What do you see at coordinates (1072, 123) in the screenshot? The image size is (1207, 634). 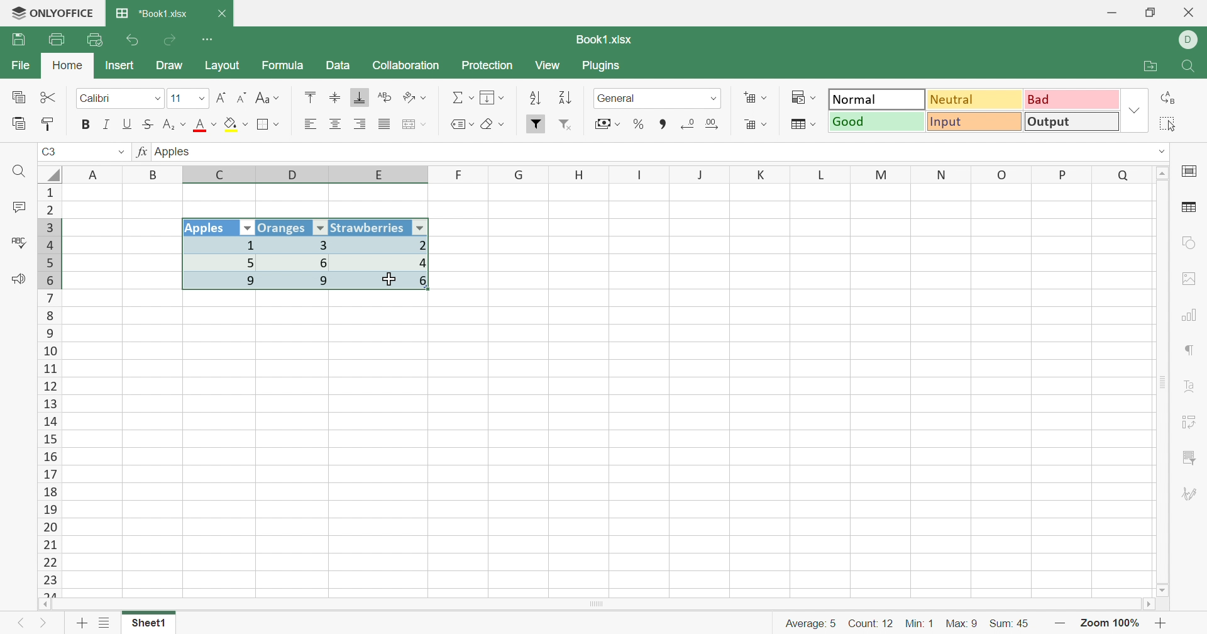 I see `Output` at bounding box center [1072, 123].